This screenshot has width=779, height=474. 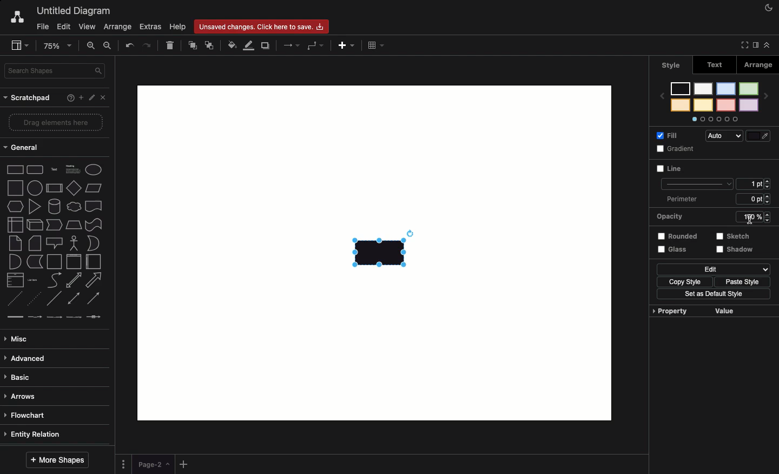 What do you see at coordinates (193, 45) in the screenshot?
I see `To front` at bounding box center [193, 45].